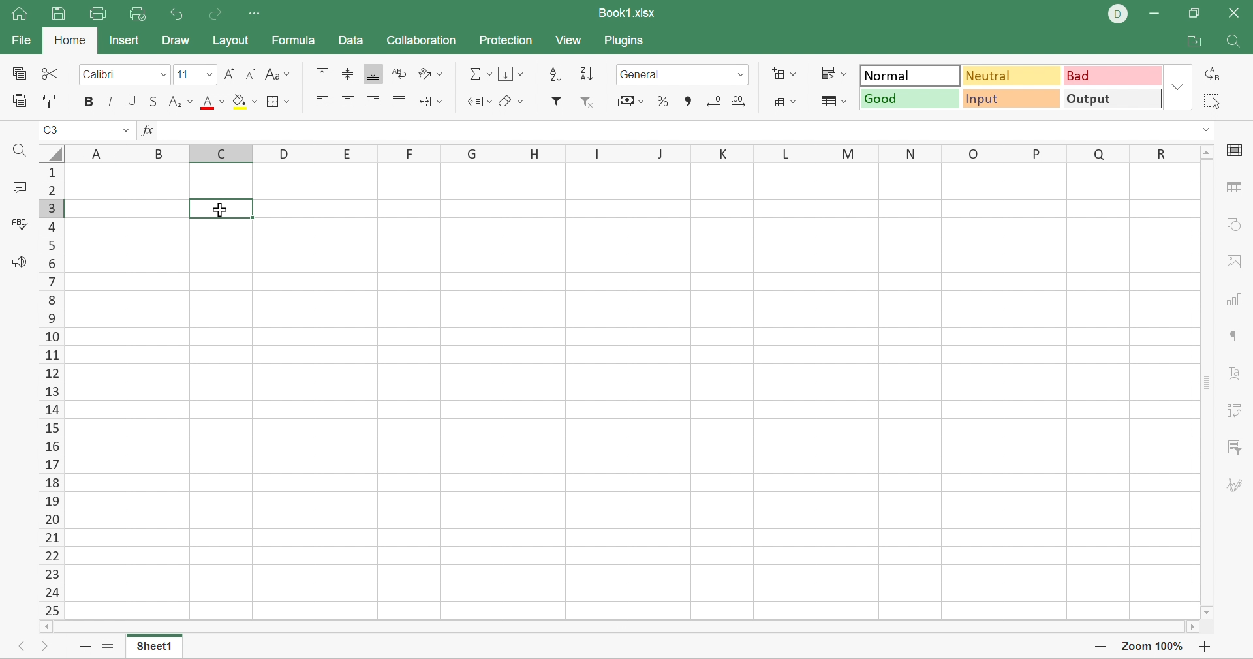 The height and width of the screenshot is (659, 1253). Describe the element at coordinates (50, 72) in the screenshot. I see `Cut` at that location.